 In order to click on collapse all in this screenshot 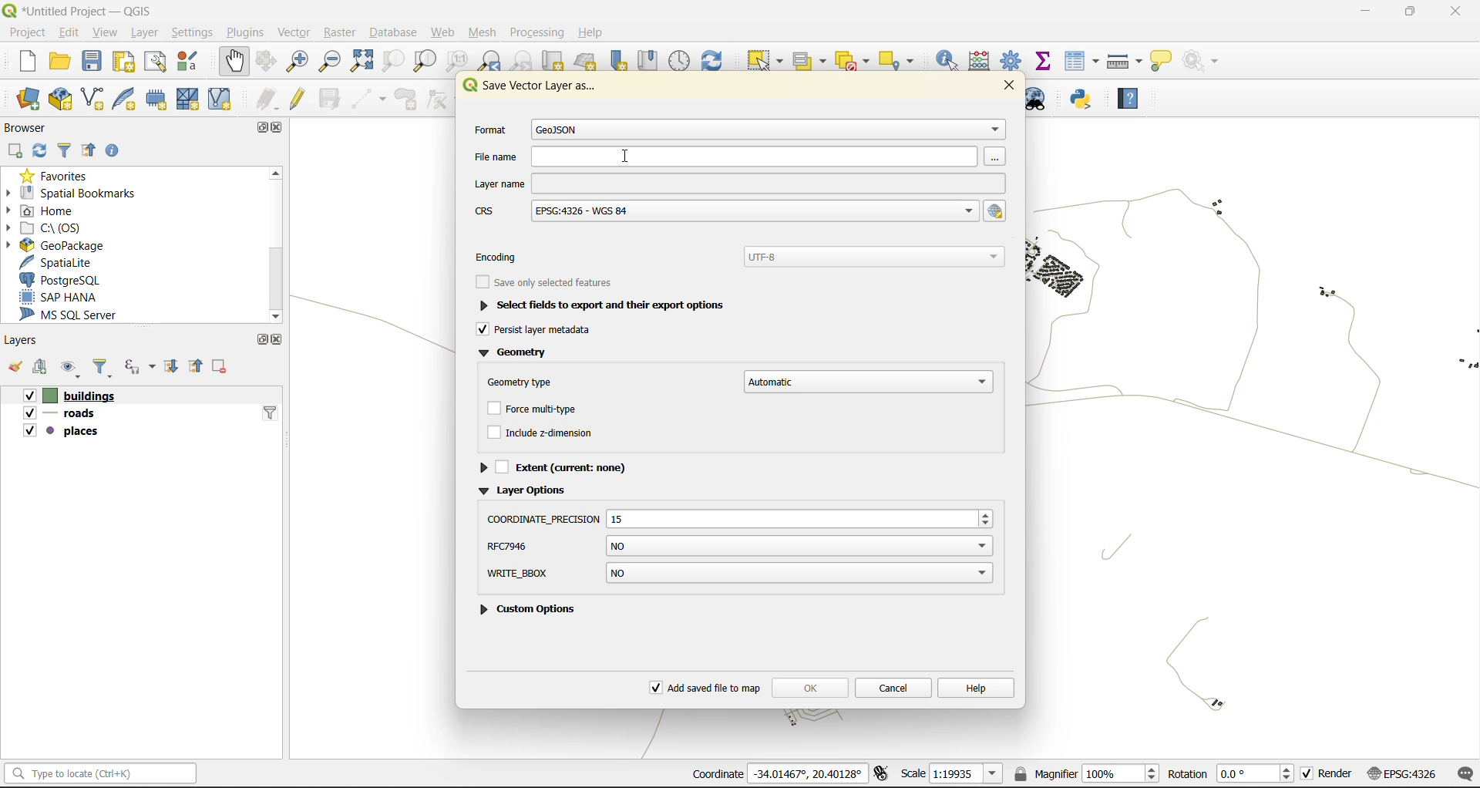, I will do `click(89, 149)`.